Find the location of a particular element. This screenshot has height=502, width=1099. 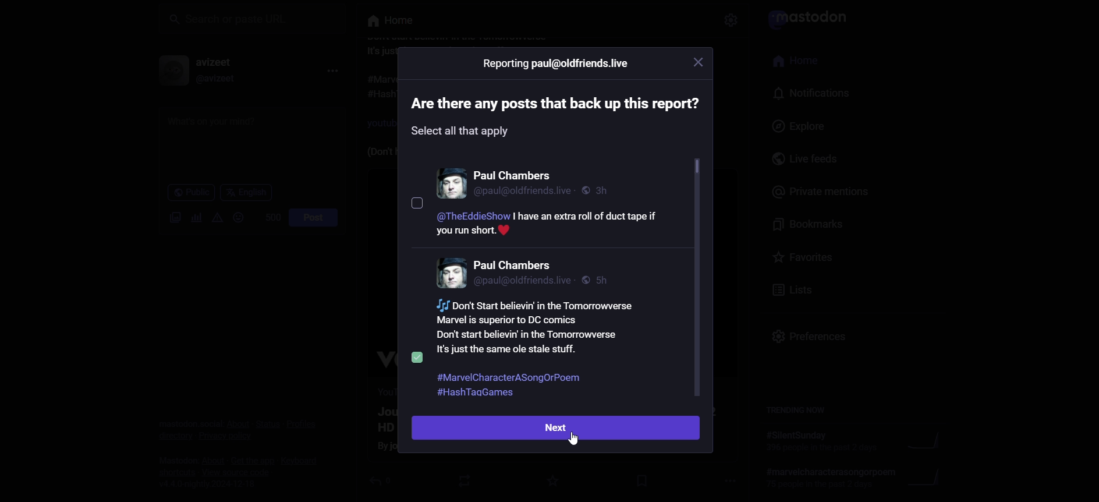

notification is located at coordinates (807, 94).